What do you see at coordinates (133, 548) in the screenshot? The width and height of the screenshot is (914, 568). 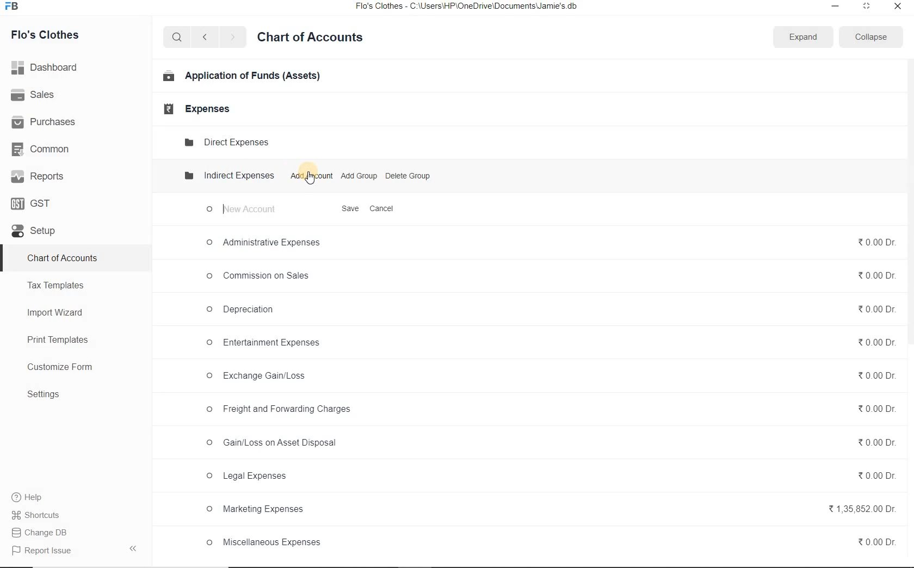 I see `hide` at bounding box center [133, 548].